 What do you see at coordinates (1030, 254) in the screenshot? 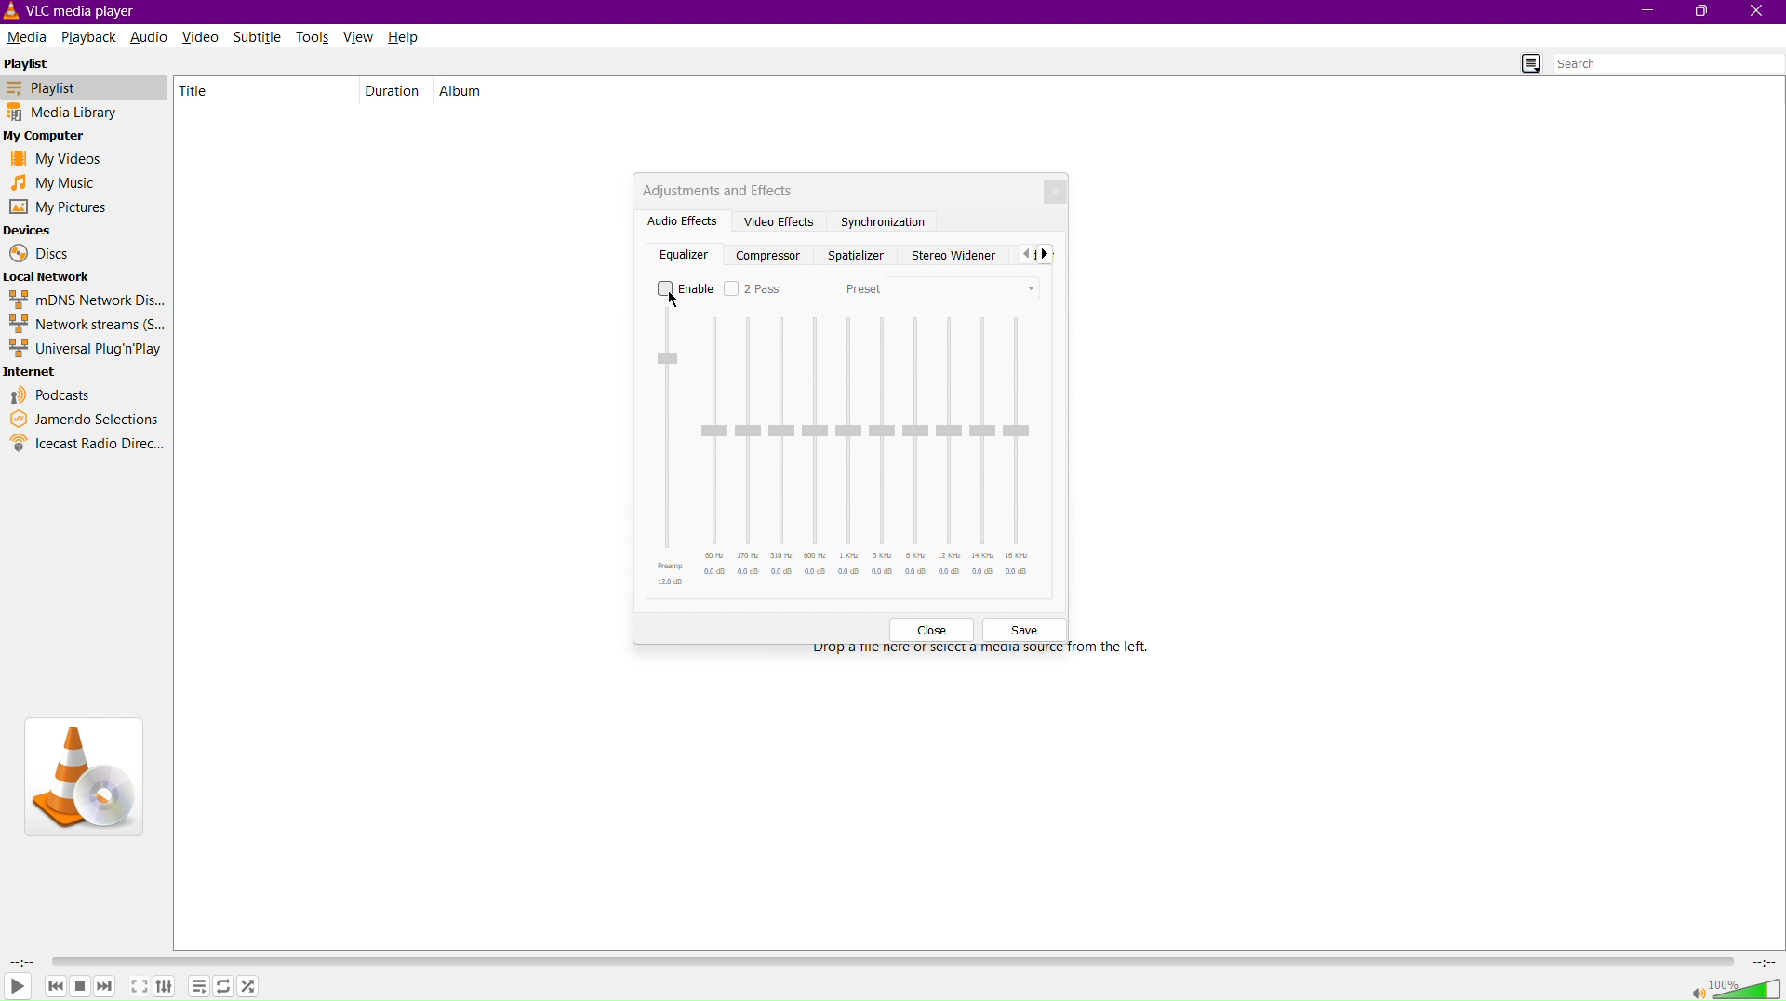
I see `Back` at bounding box center [1030, 254].